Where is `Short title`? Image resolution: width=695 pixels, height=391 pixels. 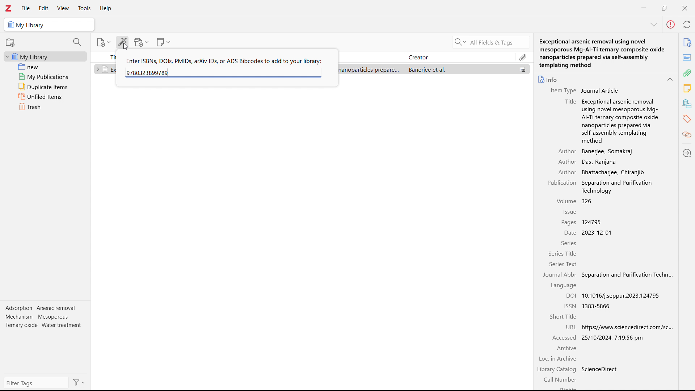 Short title is located at coordinates (563, 316).